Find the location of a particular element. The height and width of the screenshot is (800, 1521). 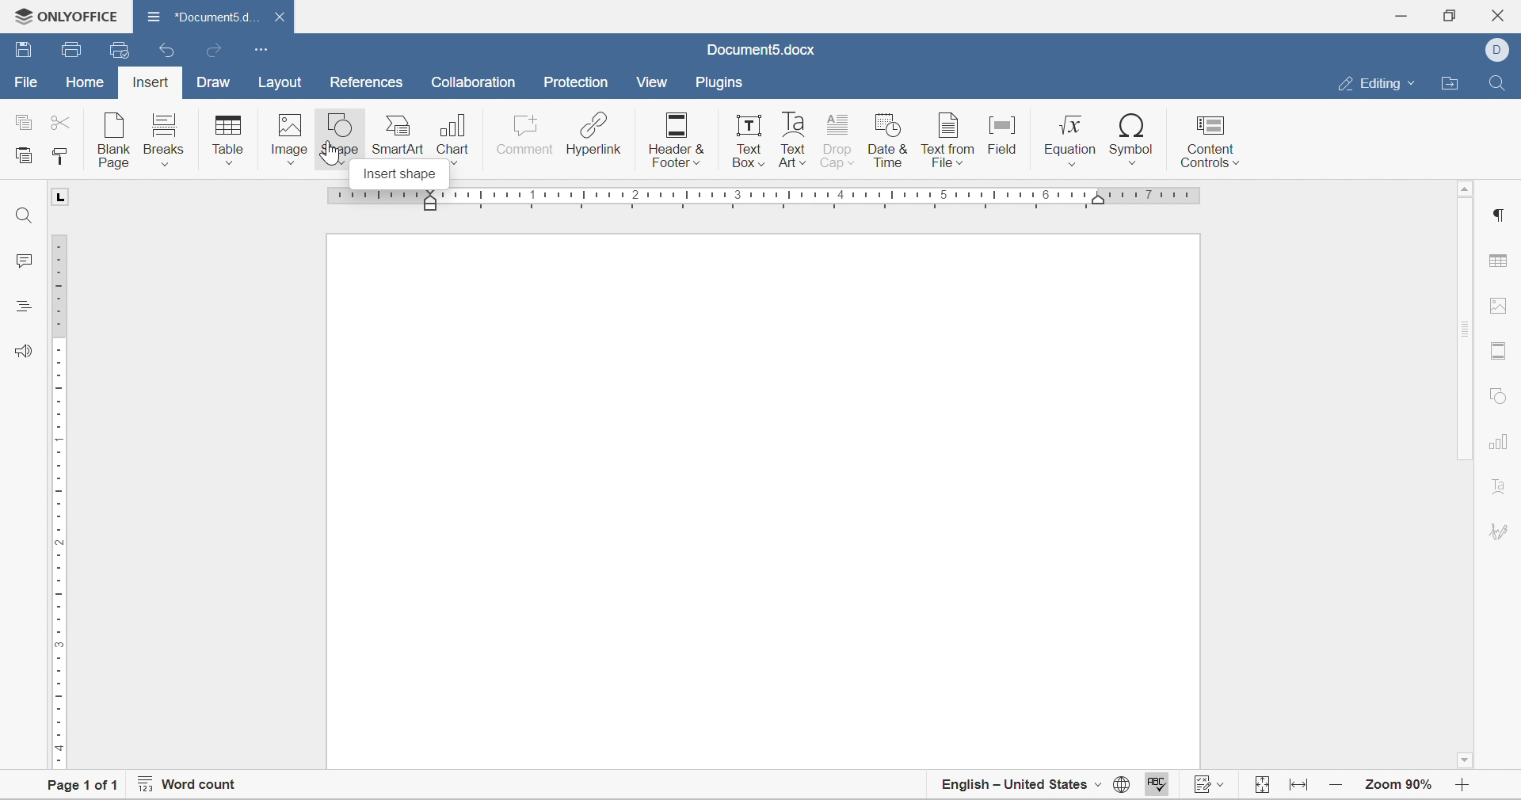

fit to width is located at coordinates (1260, 787).